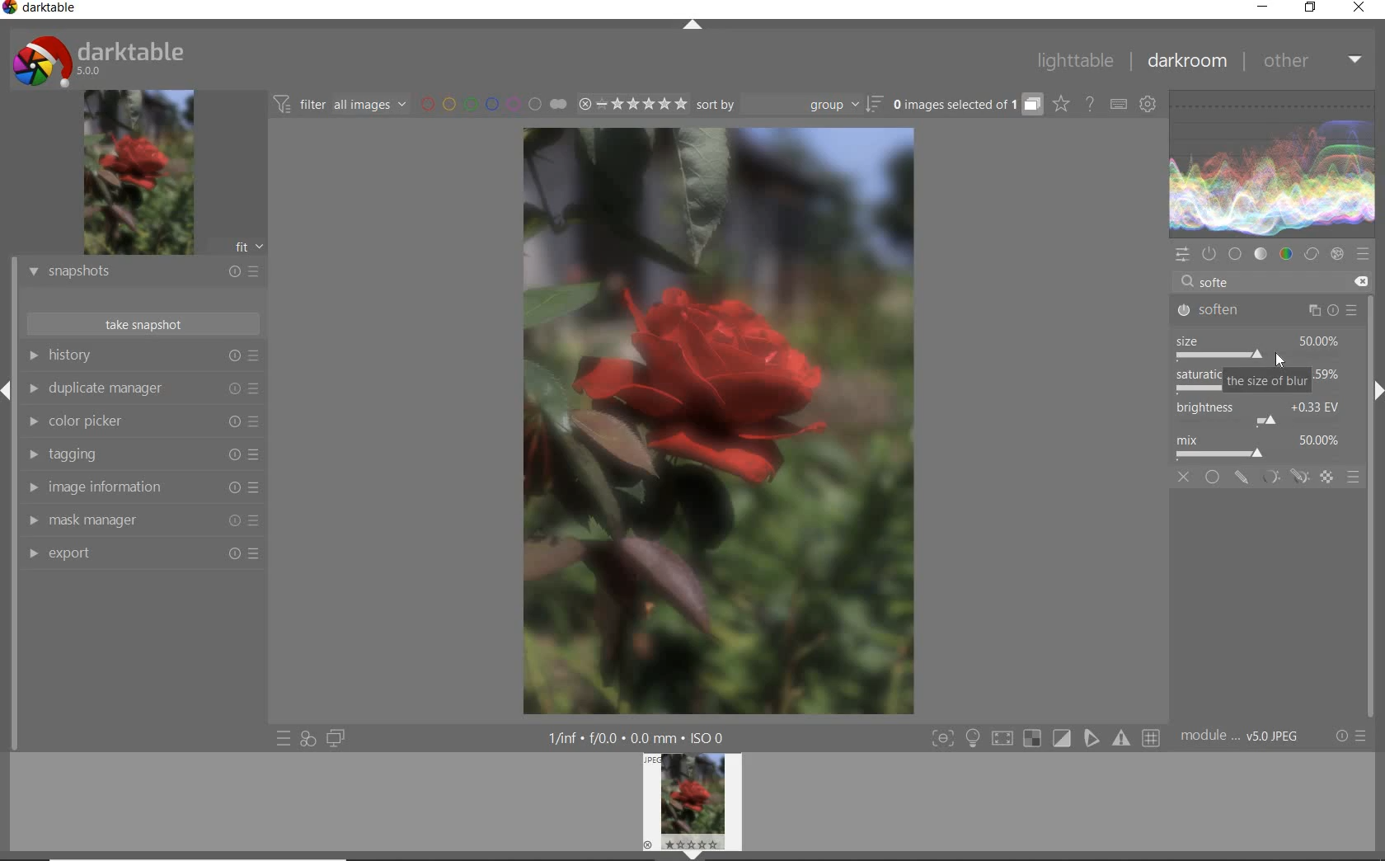 The width and height of the screenshot is (1385, 861). What do you see at coordinates (143, 324) in the screenshot?
I see `take snapshot` at bounding box center [143, 324].